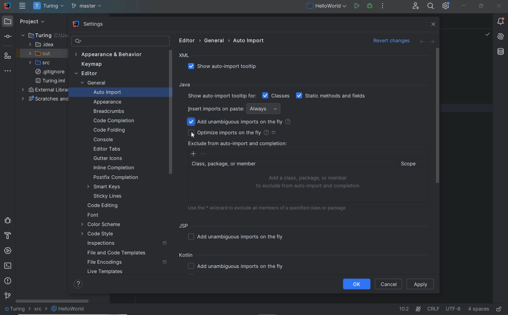  I want to click on FONT, so click(93, 216).